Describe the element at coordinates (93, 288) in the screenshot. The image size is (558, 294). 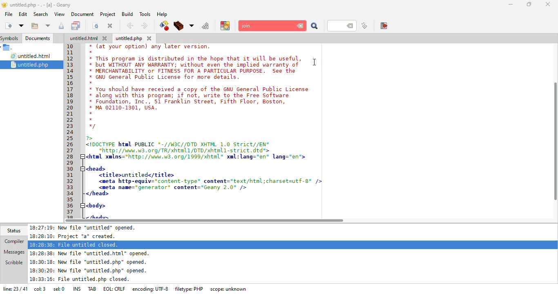
I see `tab` at that location.